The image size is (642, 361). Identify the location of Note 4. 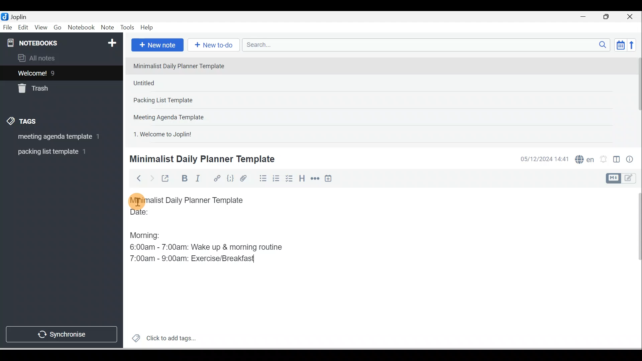
(178, 116).